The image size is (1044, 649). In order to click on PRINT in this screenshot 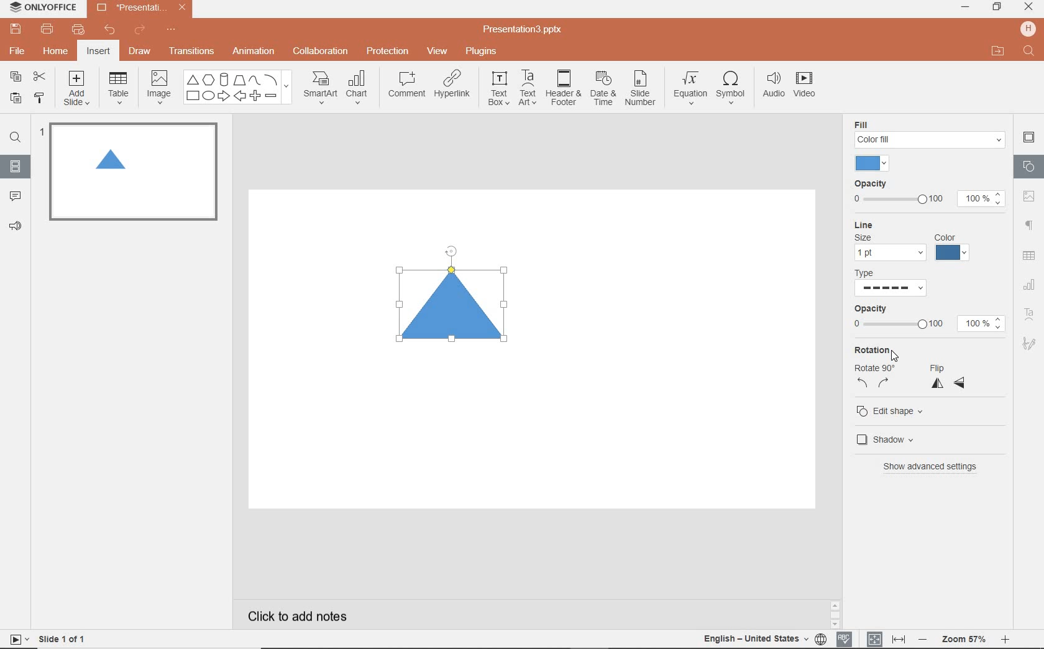, I will do `click(47, 30)`.